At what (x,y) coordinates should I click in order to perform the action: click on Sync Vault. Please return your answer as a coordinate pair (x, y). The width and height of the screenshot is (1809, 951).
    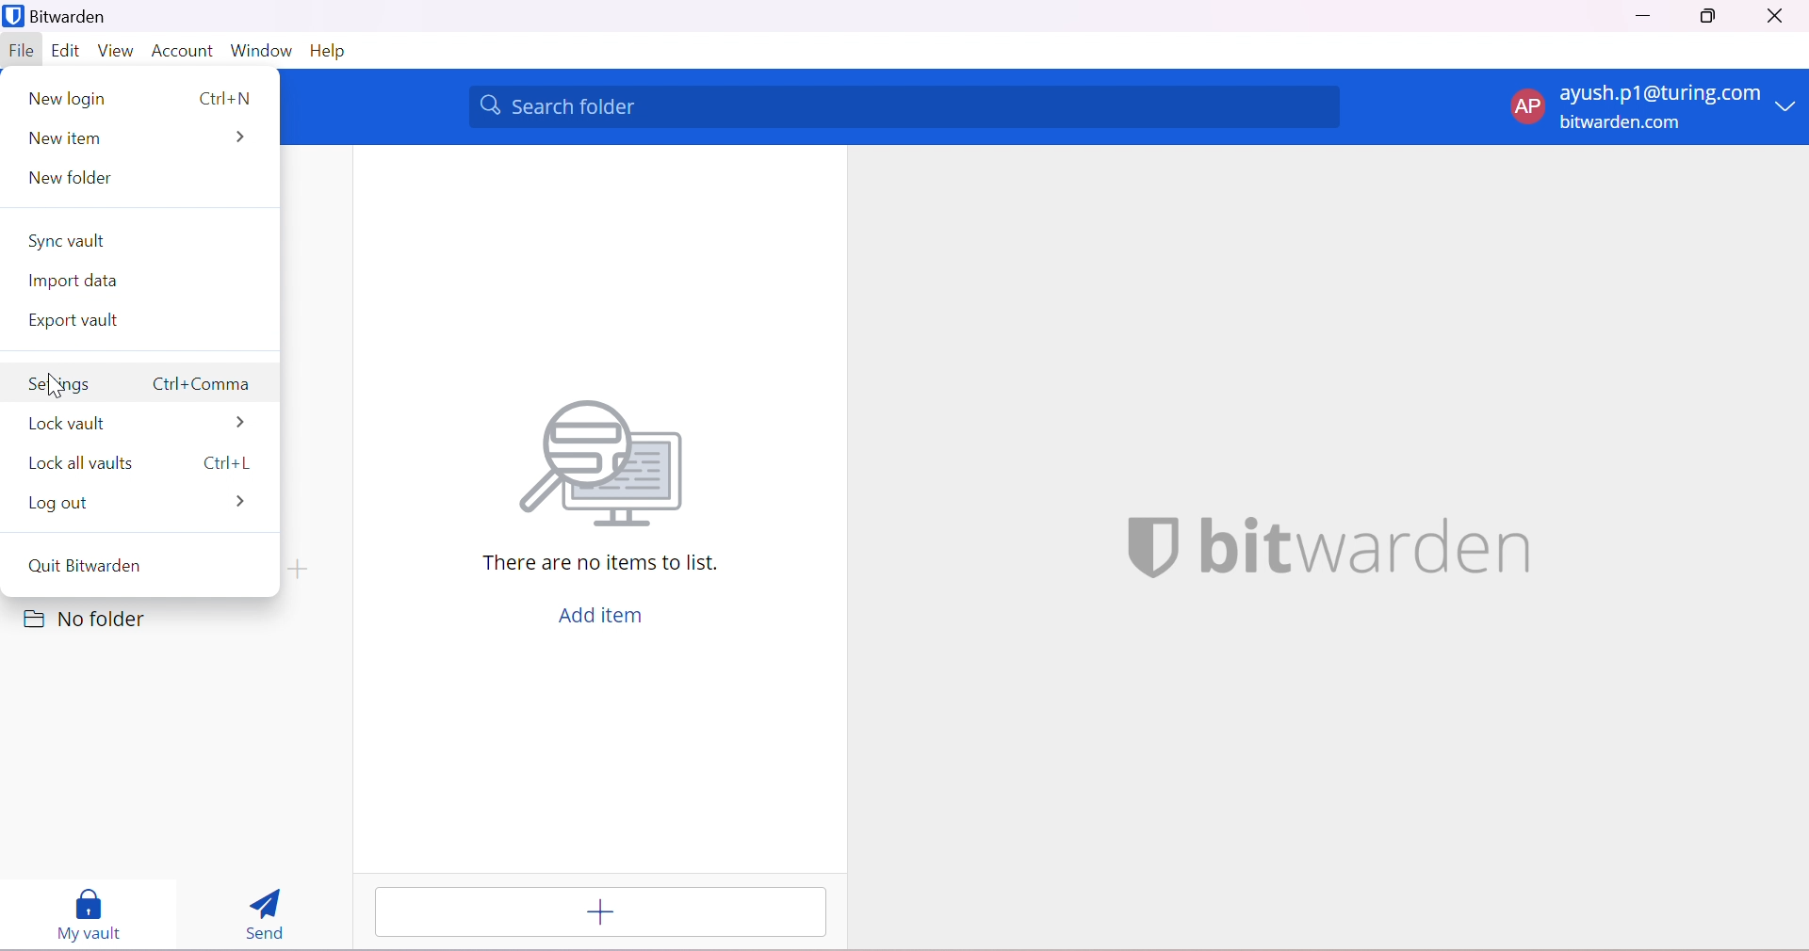
    Looking at the image, I should click on (67, 242).